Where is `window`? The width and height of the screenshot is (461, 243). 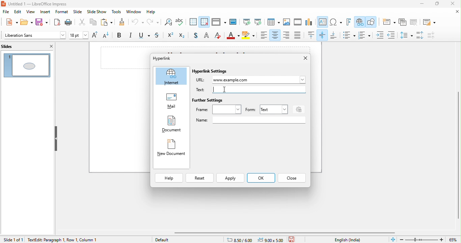 window is located at coordinates (135, 12).